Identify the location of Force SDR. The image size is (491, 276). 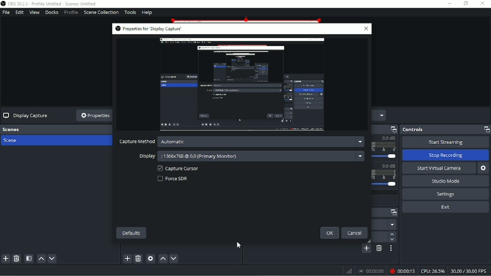
(172, 179).